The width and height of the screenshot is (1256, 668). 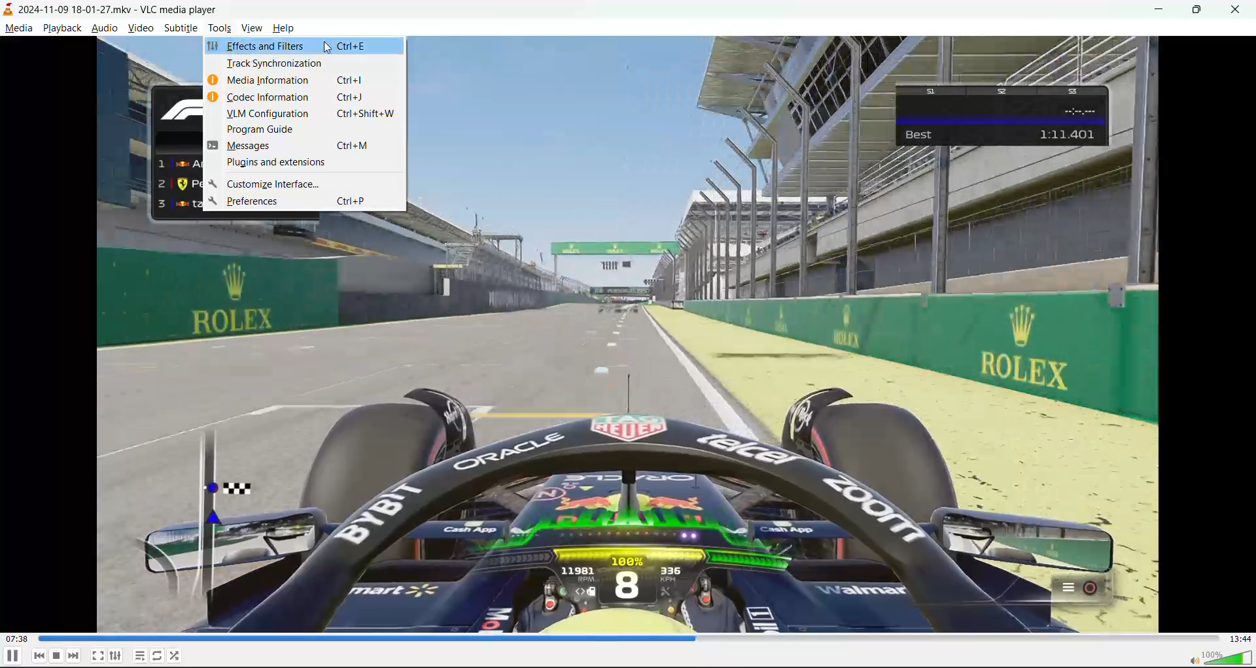 I want to click on maximize, so click(x=1200, y=12).